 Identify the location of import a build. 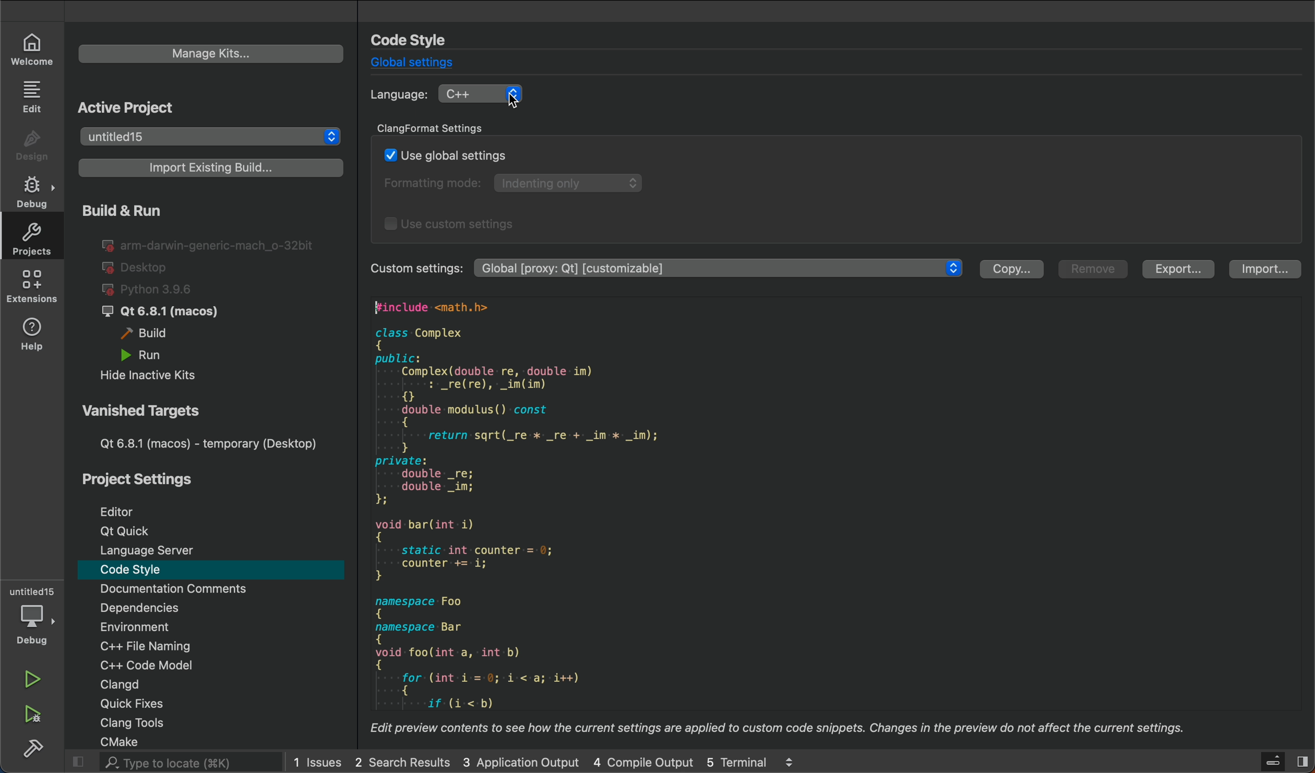
(207, 168).